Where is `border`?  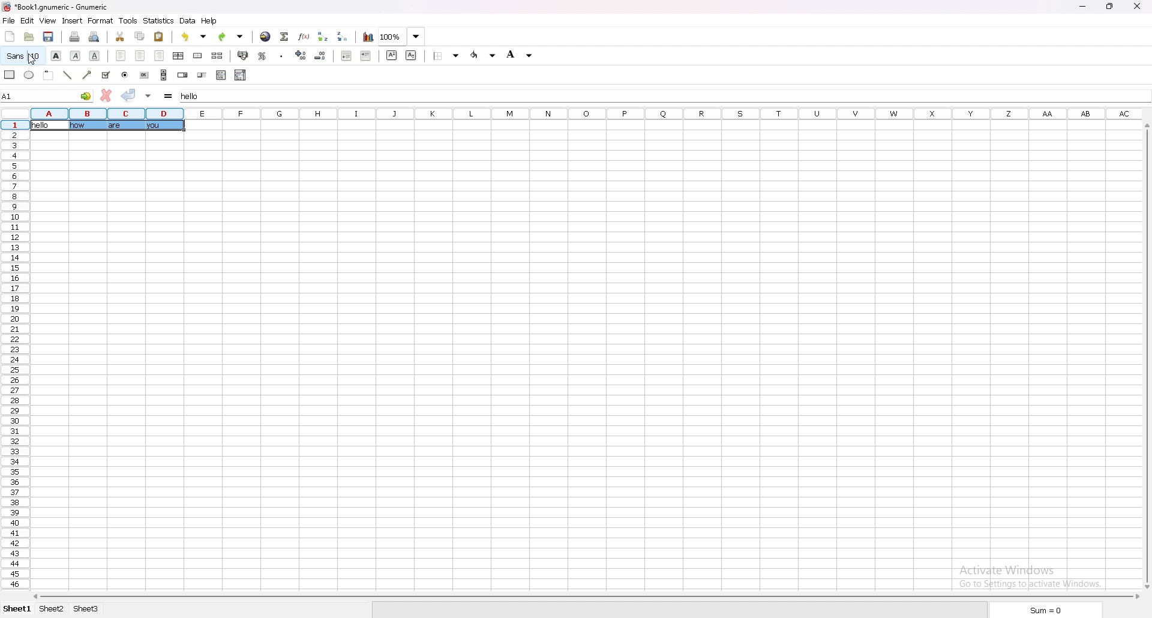
border is located at coordinates (446, 56).